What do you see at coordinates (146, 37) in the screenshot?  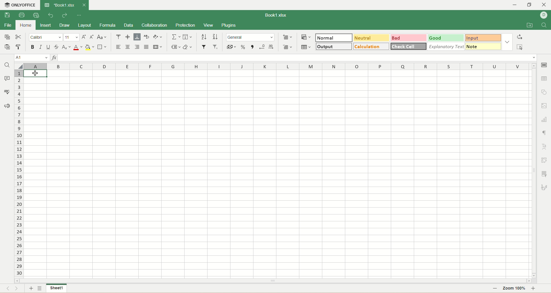 I see `wrap text` at bounding box center [146, 37].